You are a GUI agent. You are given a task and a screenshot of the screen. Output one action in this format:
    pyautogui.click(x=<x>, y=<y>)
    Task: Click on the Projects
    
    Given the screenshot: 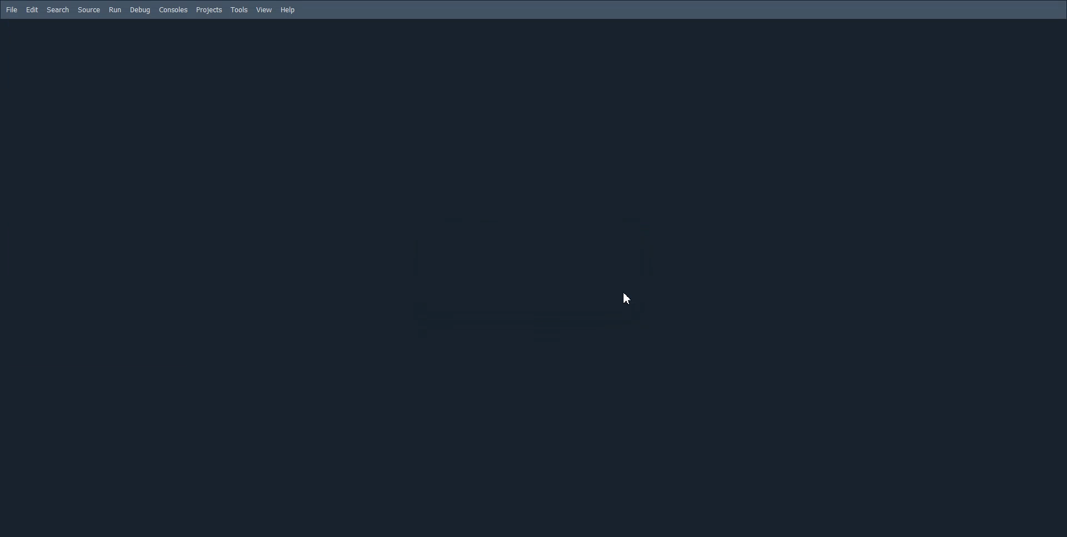 What is the action you would take?
    pyautogui.click(x=209, y=11)
    